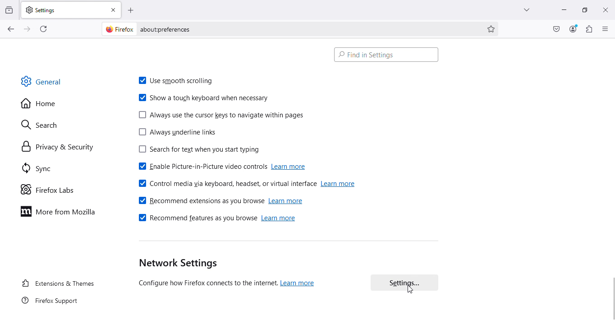  What do you see at coordinates (45, 123) in the screenshot?
I see `Search` at bounding box center [45, 123].